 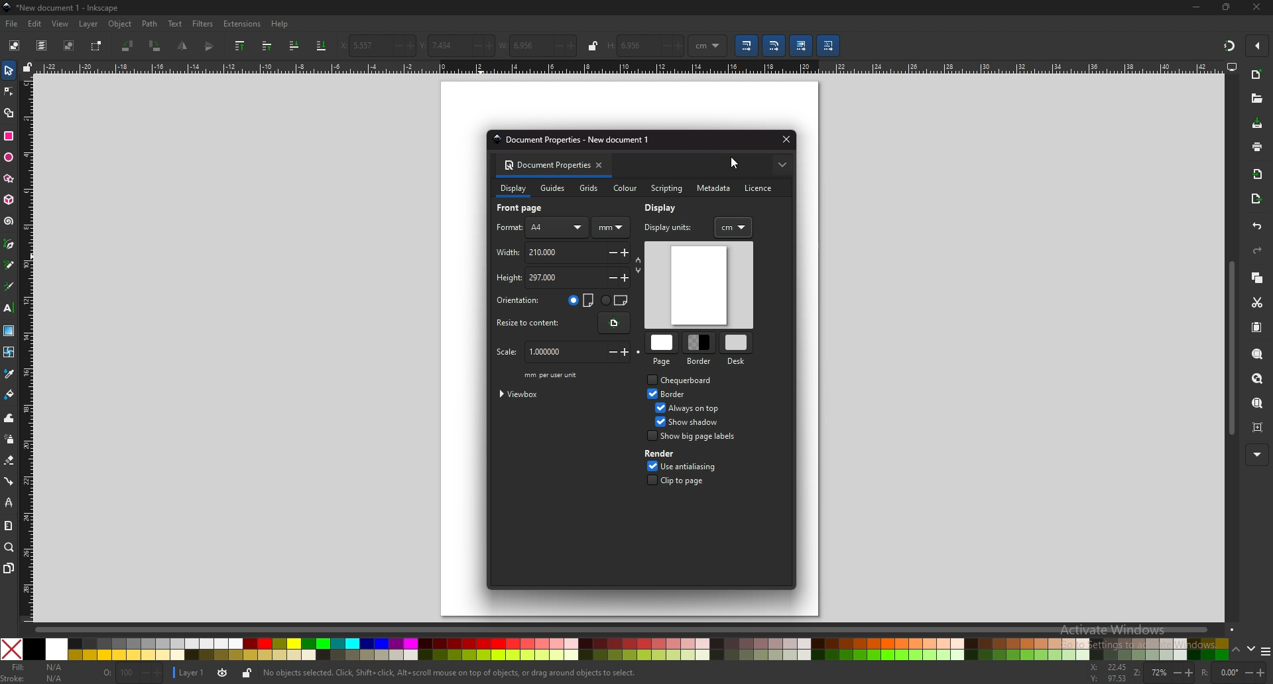 What do you see at coordinates (678, 394) in the screenshot?
I see `border` at bounding box center [678, 394].